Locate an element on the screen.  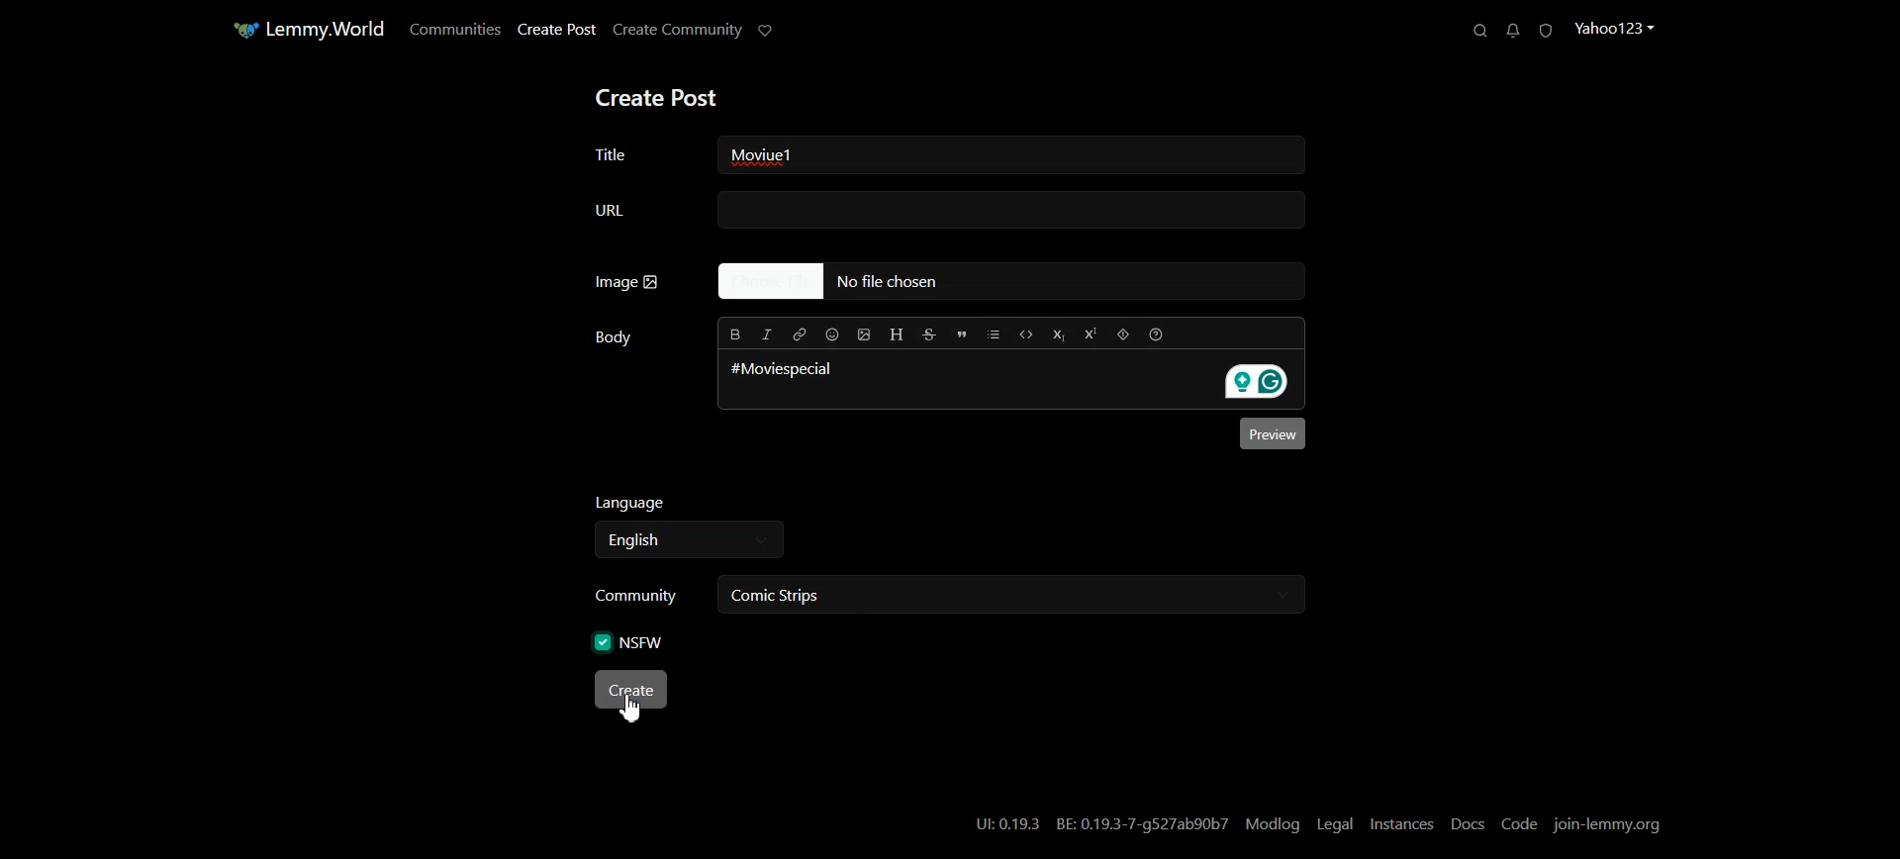
Create Post is located at coordinates (557, 29).